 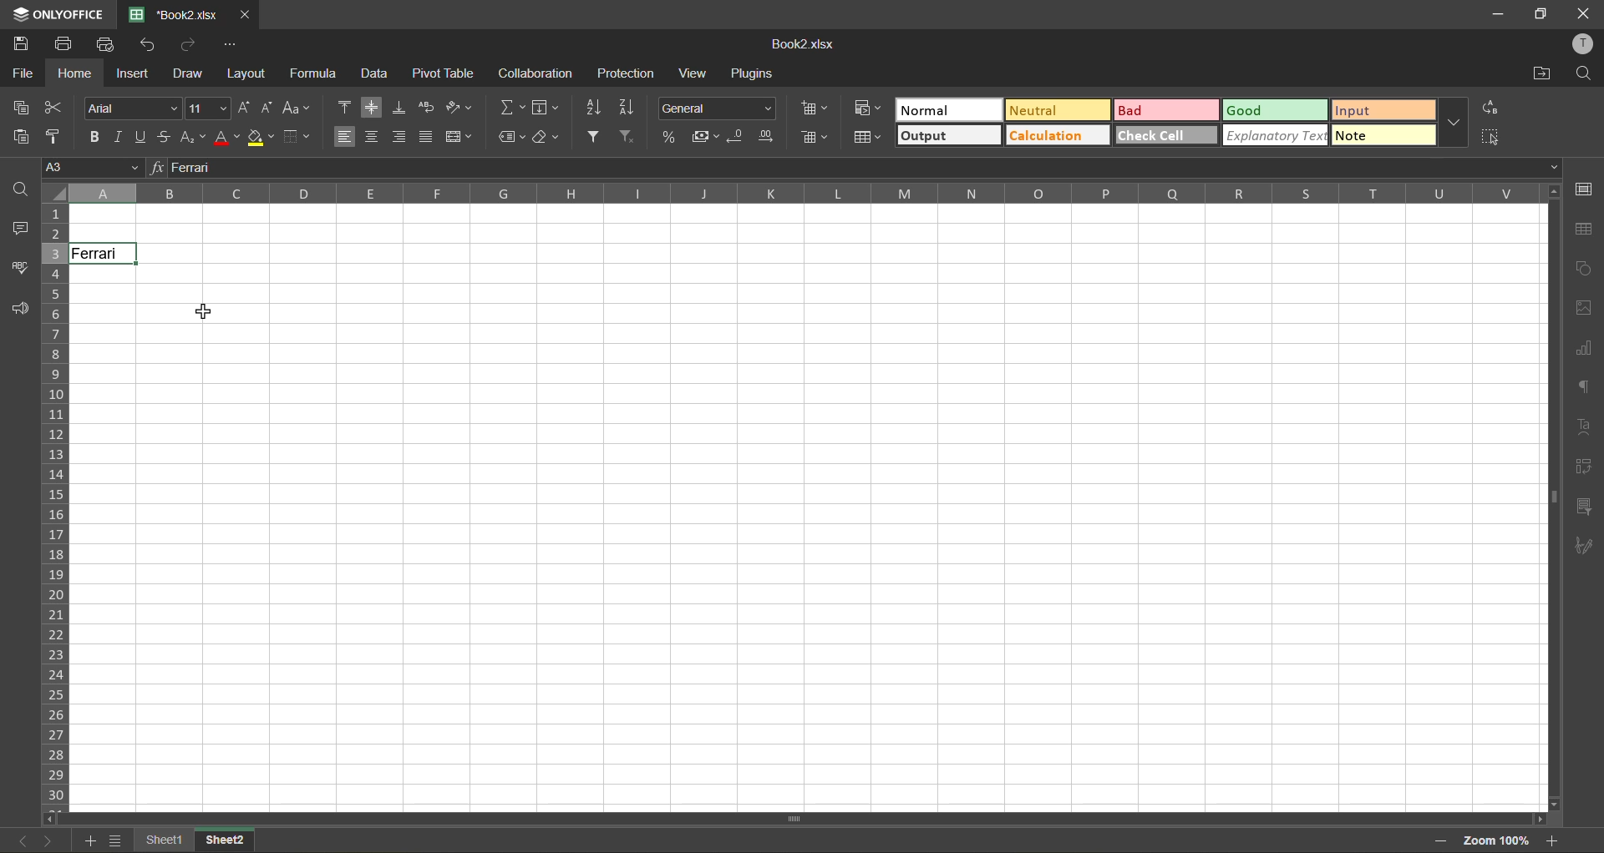 I want to click on cell setting, so click(x=1586, y=190).